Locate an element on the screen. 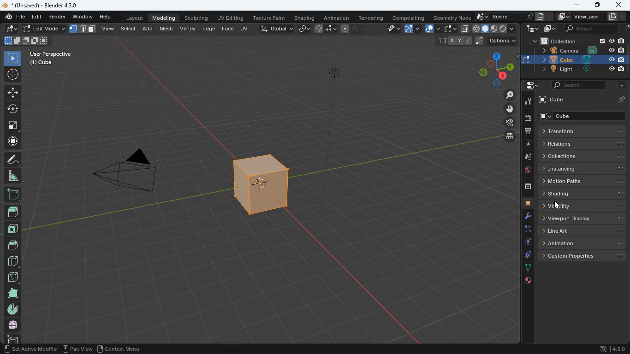  arc is located at coordinates (412, 30).